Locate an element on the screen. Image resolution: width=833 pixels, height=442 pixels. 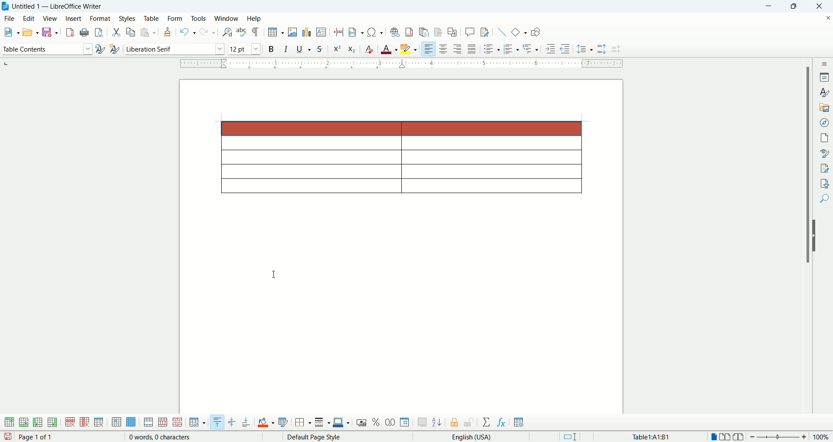
clear direct formatting is located at coordinates (369, 48).